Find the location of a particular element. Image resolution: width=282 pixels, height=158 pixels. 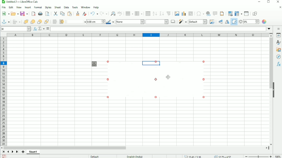

Spell check is located at coordinates (120, 13).